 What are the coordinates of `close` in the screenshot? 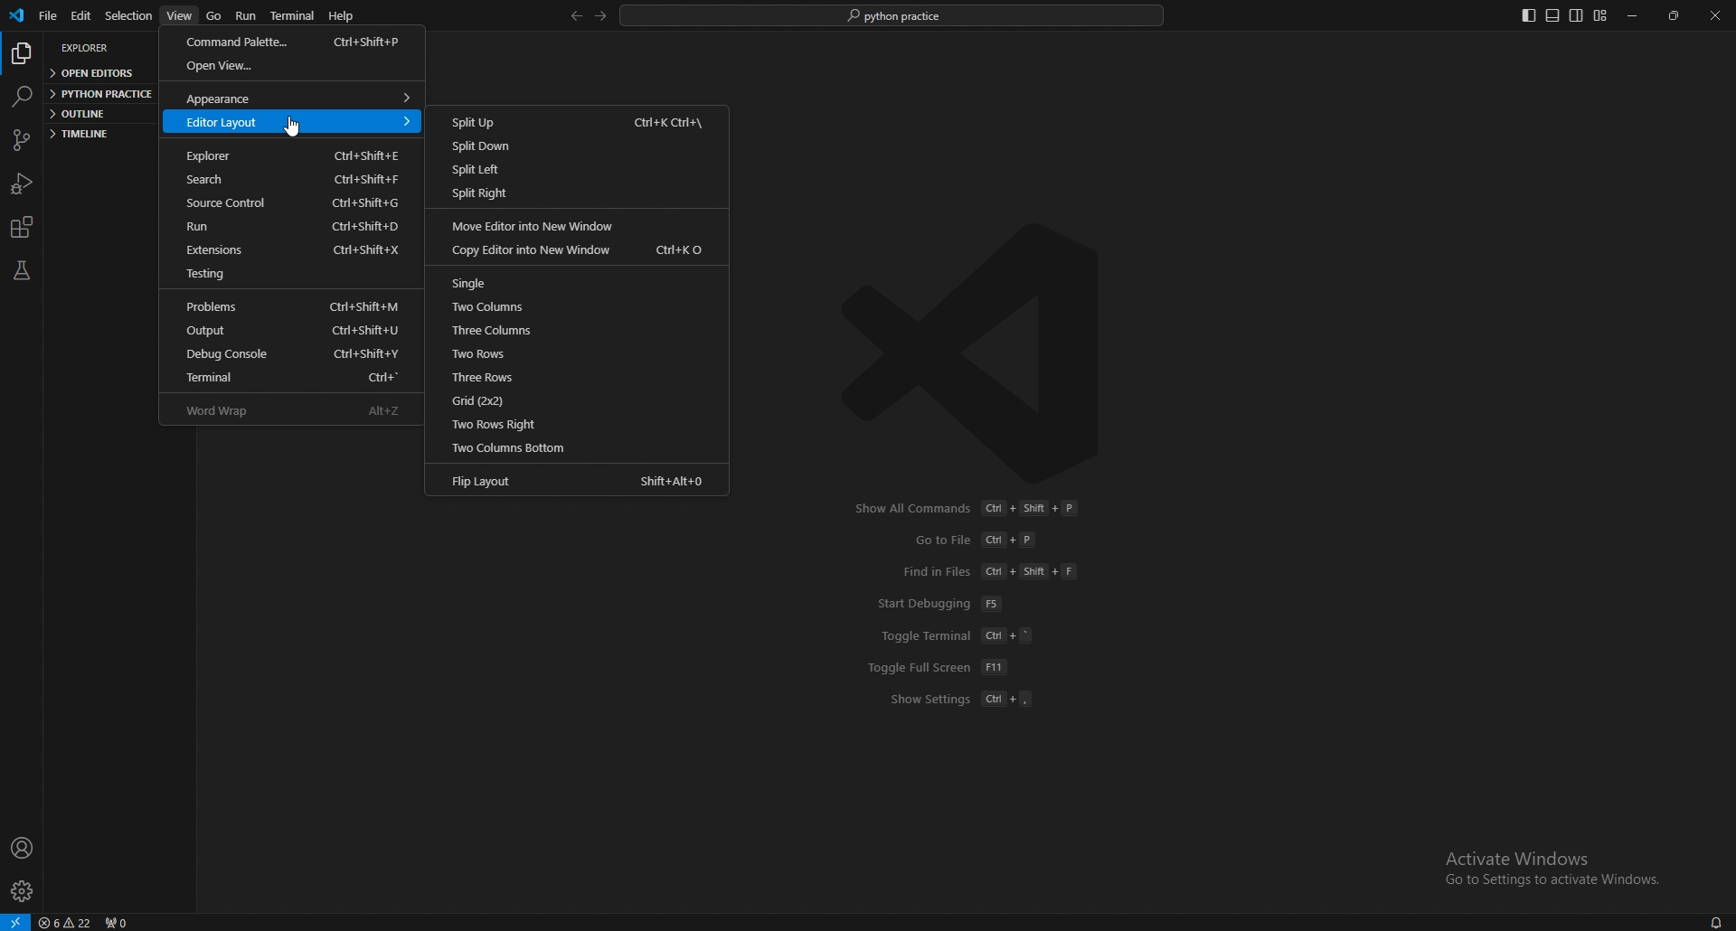 It's located at (1713, 15).